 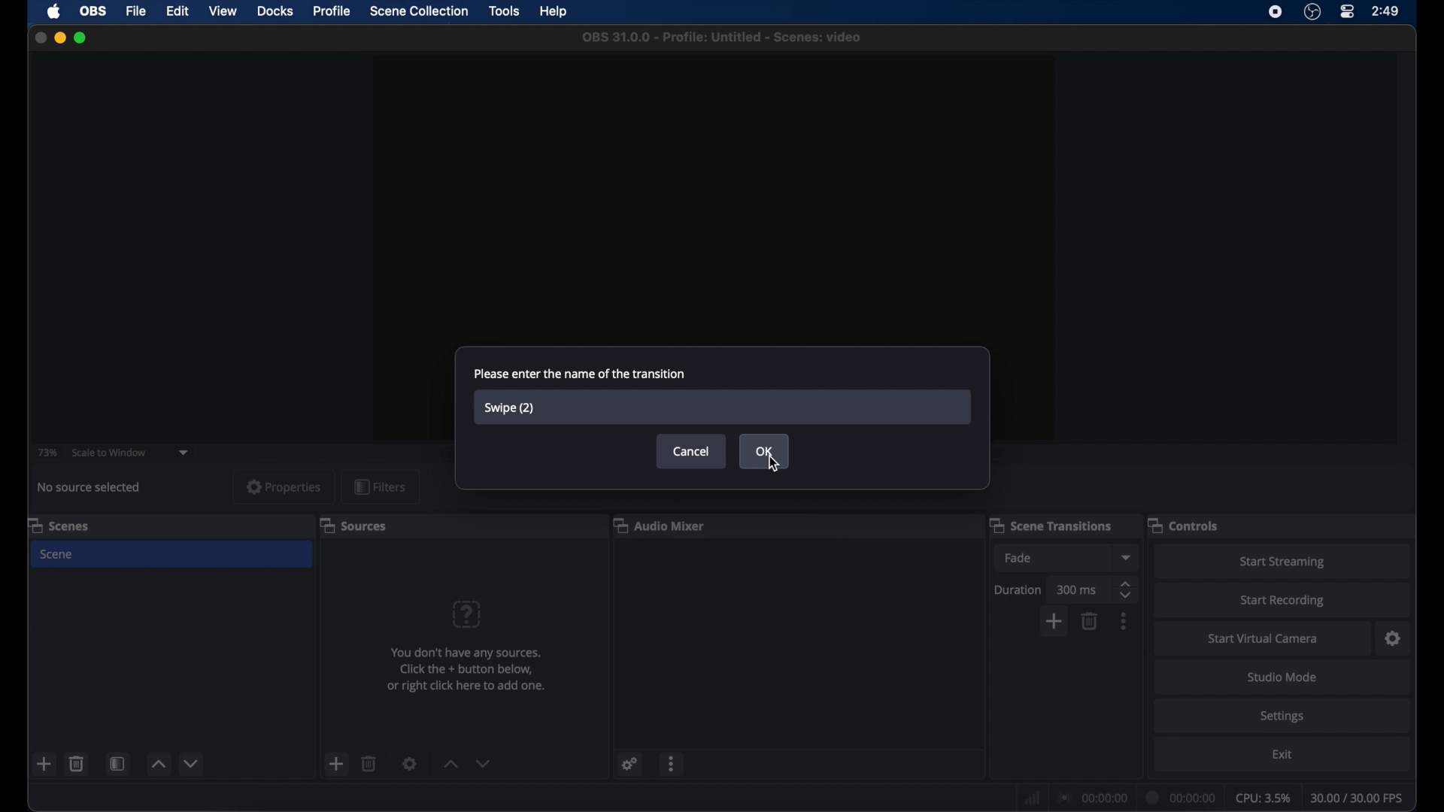 What do you see at coordinates (1018, 589) in the screenshot?
I see `duration` at bounding box center [1018, 589].